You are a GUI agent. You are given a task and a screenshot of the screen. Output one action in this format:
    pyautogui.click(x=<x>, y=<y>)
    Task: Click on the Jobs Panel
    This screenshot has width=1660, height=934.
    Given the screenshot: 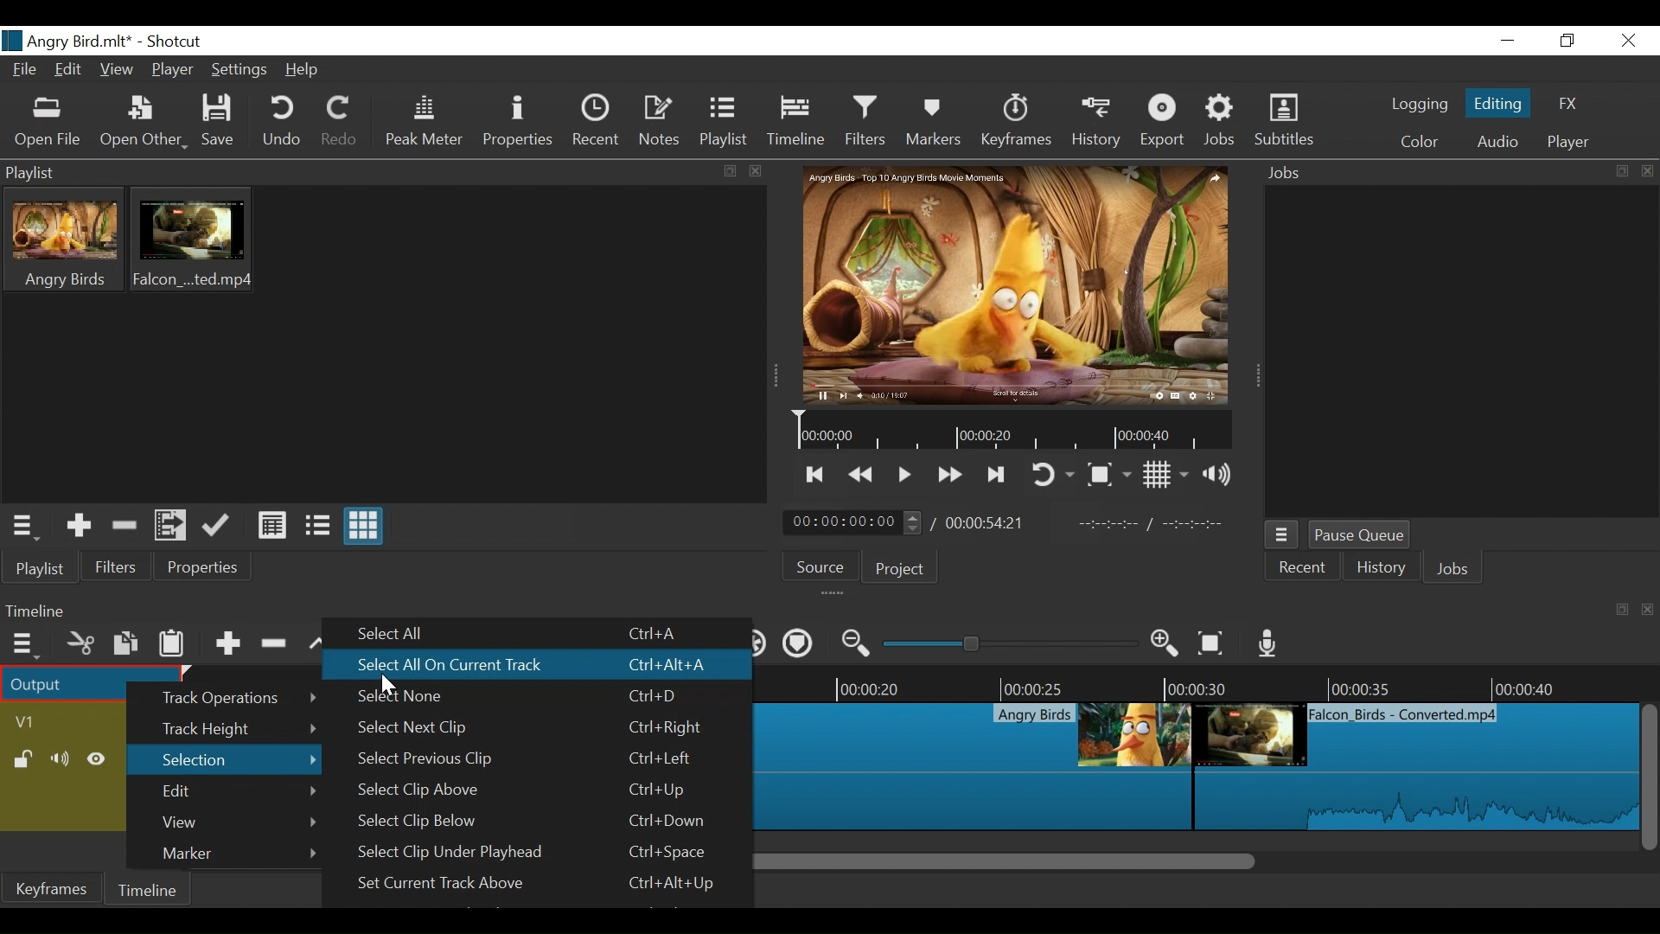 What is the action you would take?
    pyautogui.click(x=1457, y=174)
    